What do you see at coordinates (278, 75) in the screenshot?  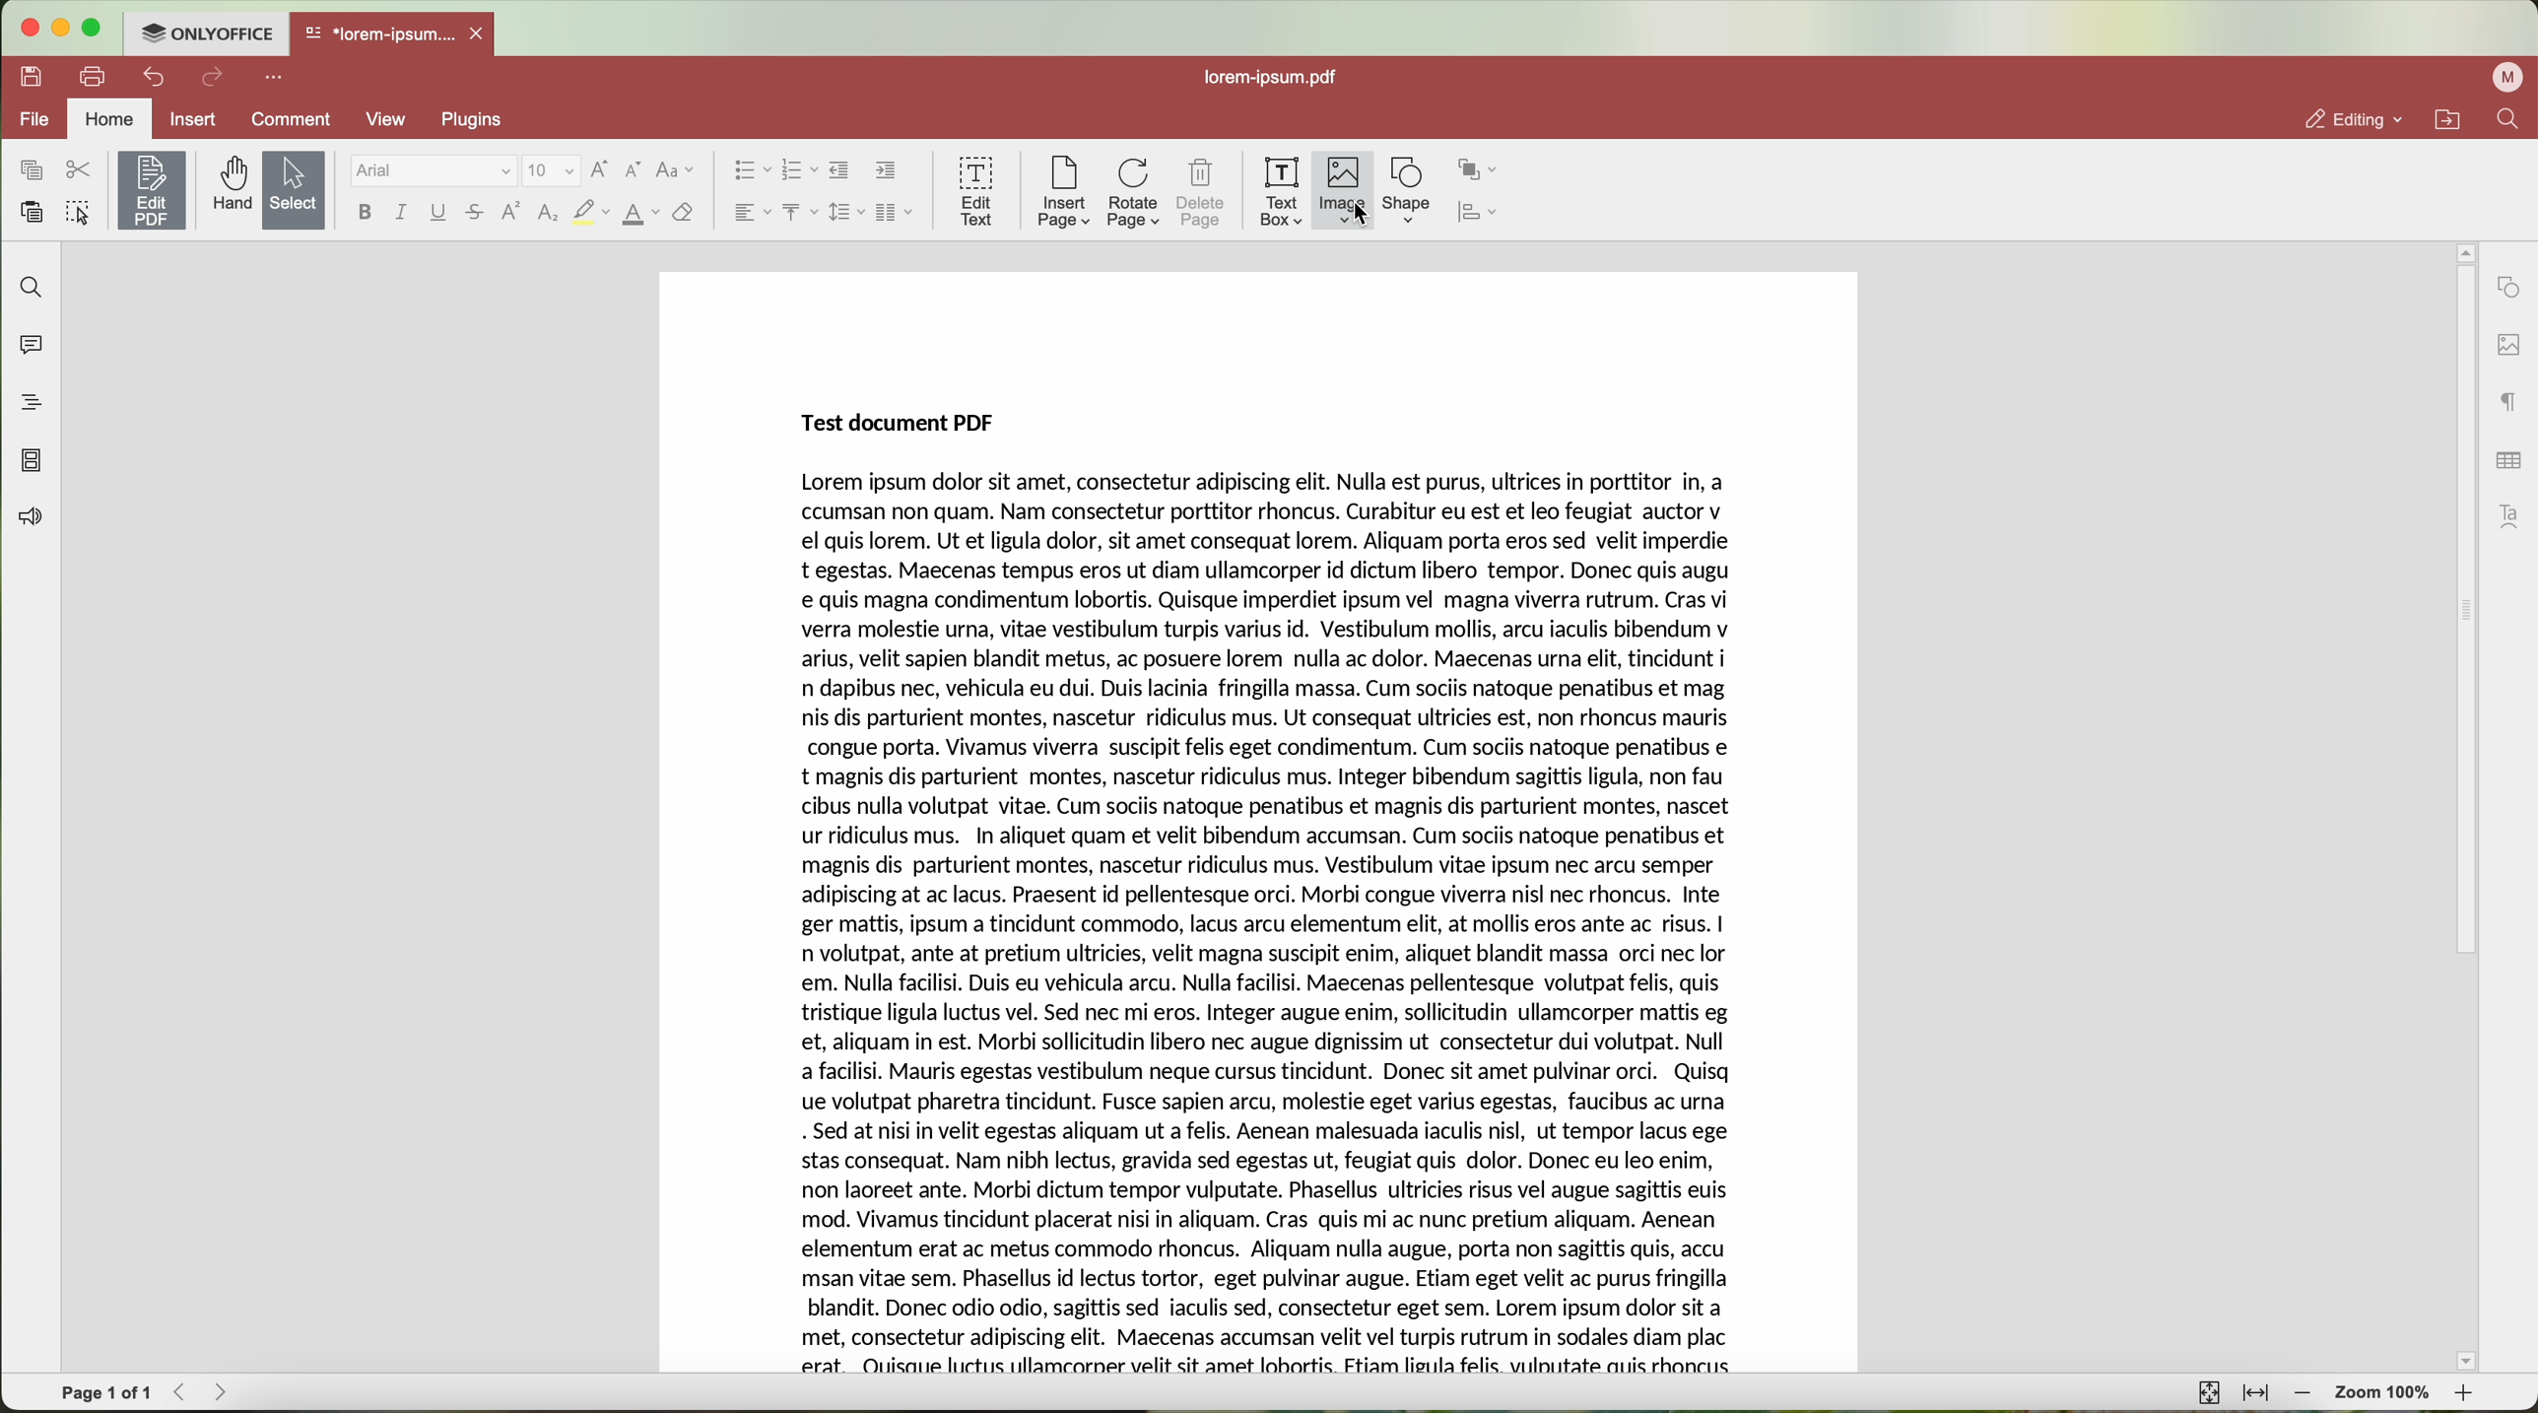 I see `more options` at bounding box center [278, 75].